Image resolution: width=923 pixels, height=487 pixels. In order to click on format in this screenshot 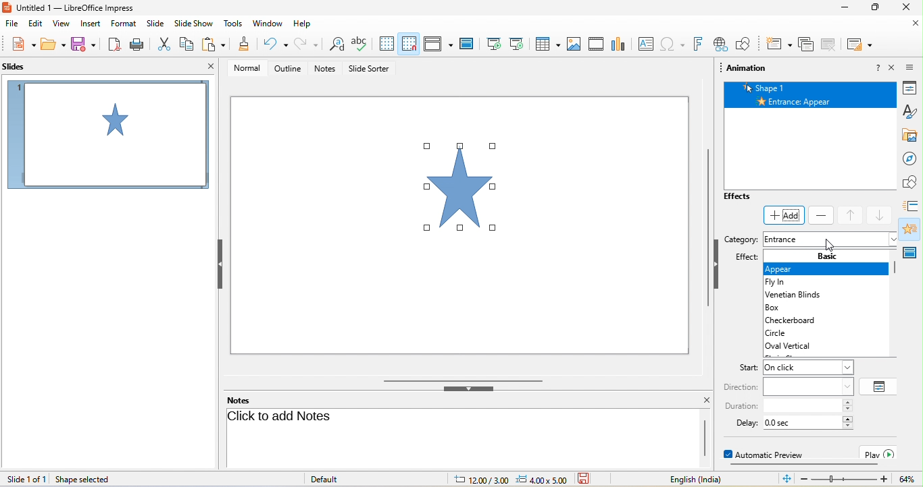, I will do `click(124, 24)`.